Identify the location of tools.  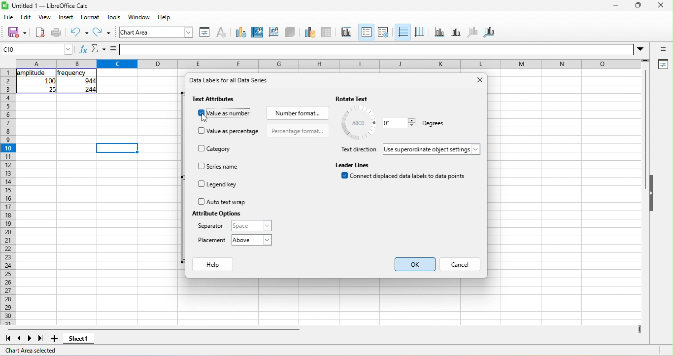
(114, 17).